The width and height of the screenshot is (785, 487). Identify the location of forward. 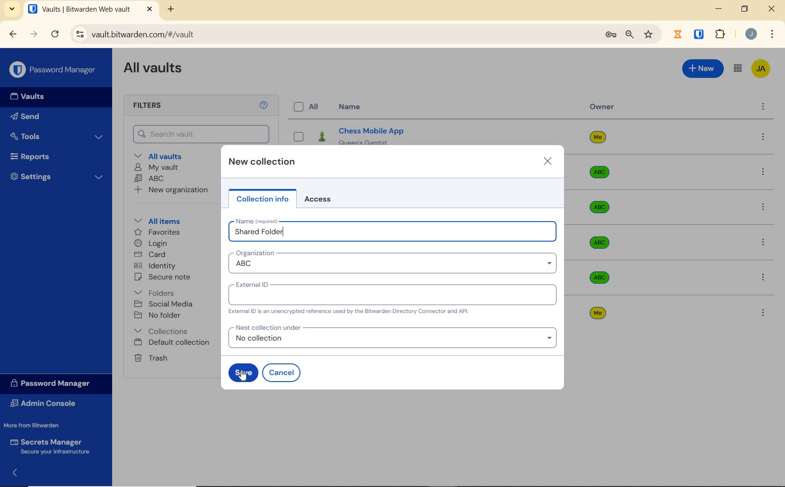
(34, 35).